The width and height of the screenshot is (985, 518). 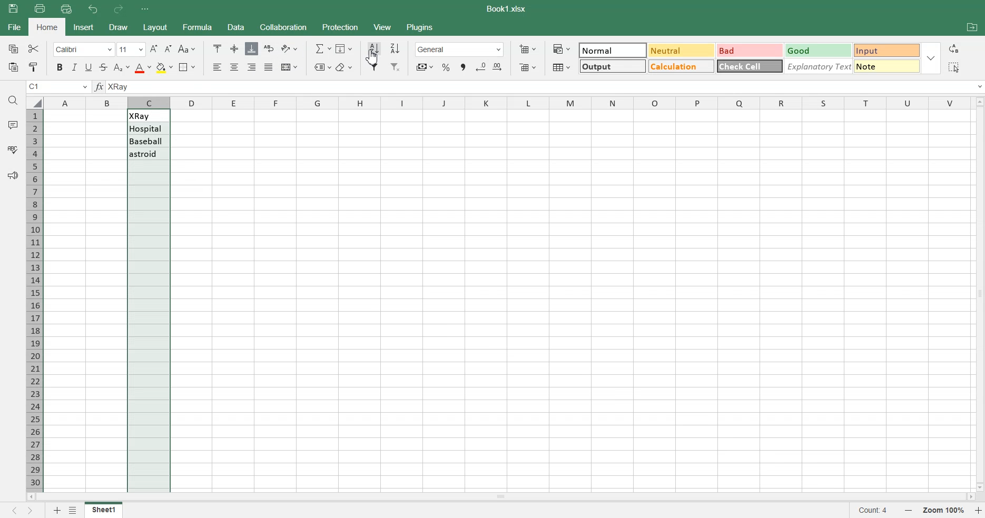 I want to click on Align Top, so click(x=217, y=48).